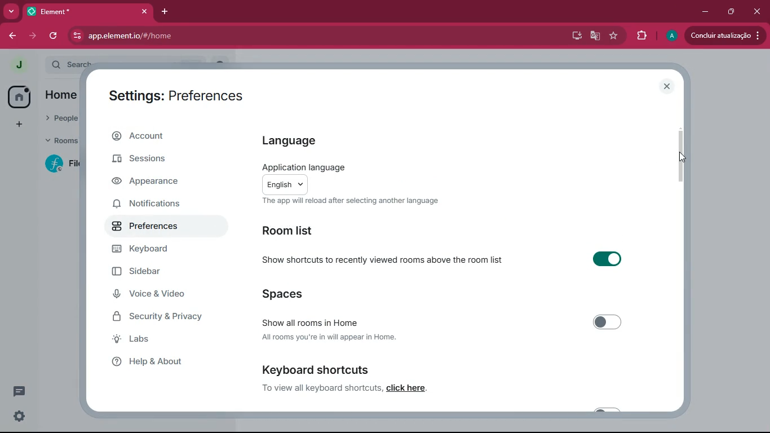  I want to click on forward, so click(33, 35).